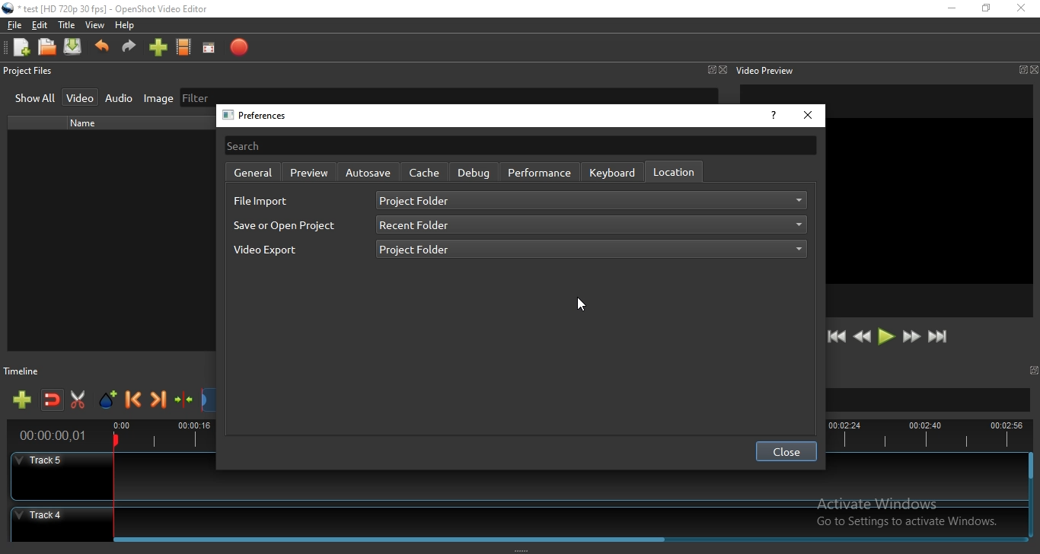  I want to click on close, so click(786, 452).